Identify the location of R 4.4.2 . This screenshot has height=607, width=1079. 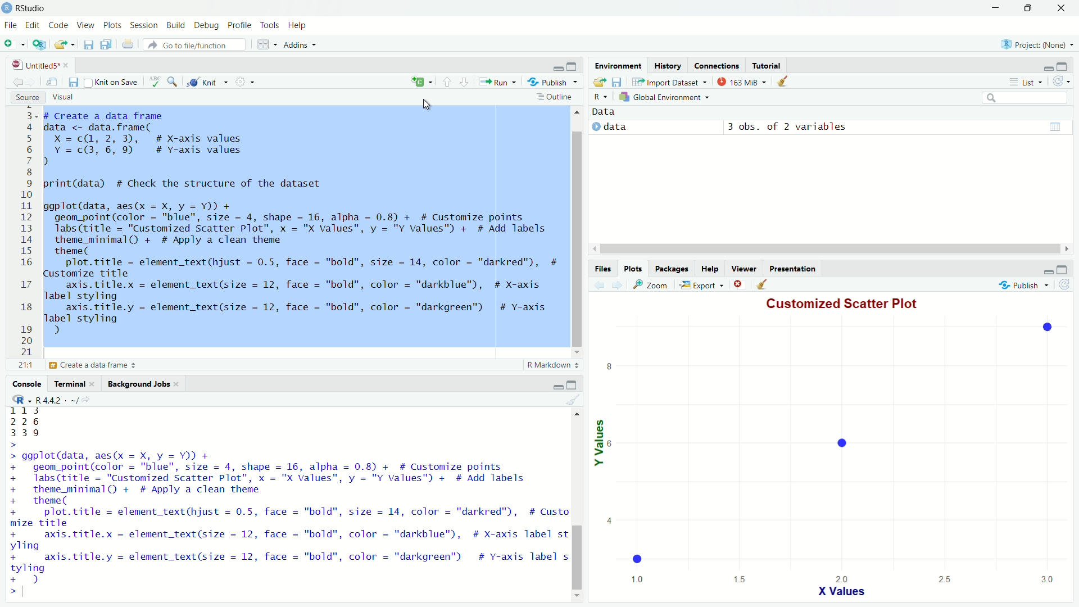
(55, 399).